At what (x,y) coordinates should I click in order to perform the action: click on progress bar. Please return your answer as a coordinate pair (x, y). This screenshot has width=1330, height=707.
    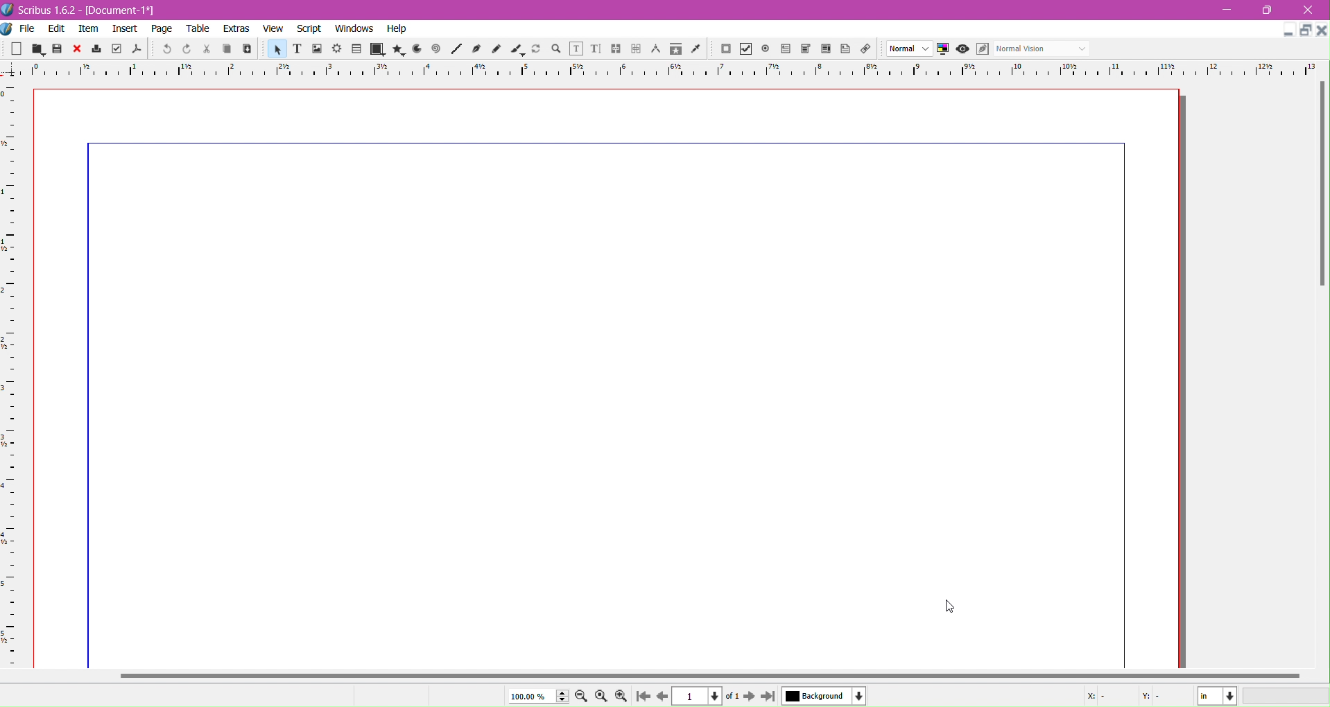
    Looking at the image, I should click on (1287, 697).